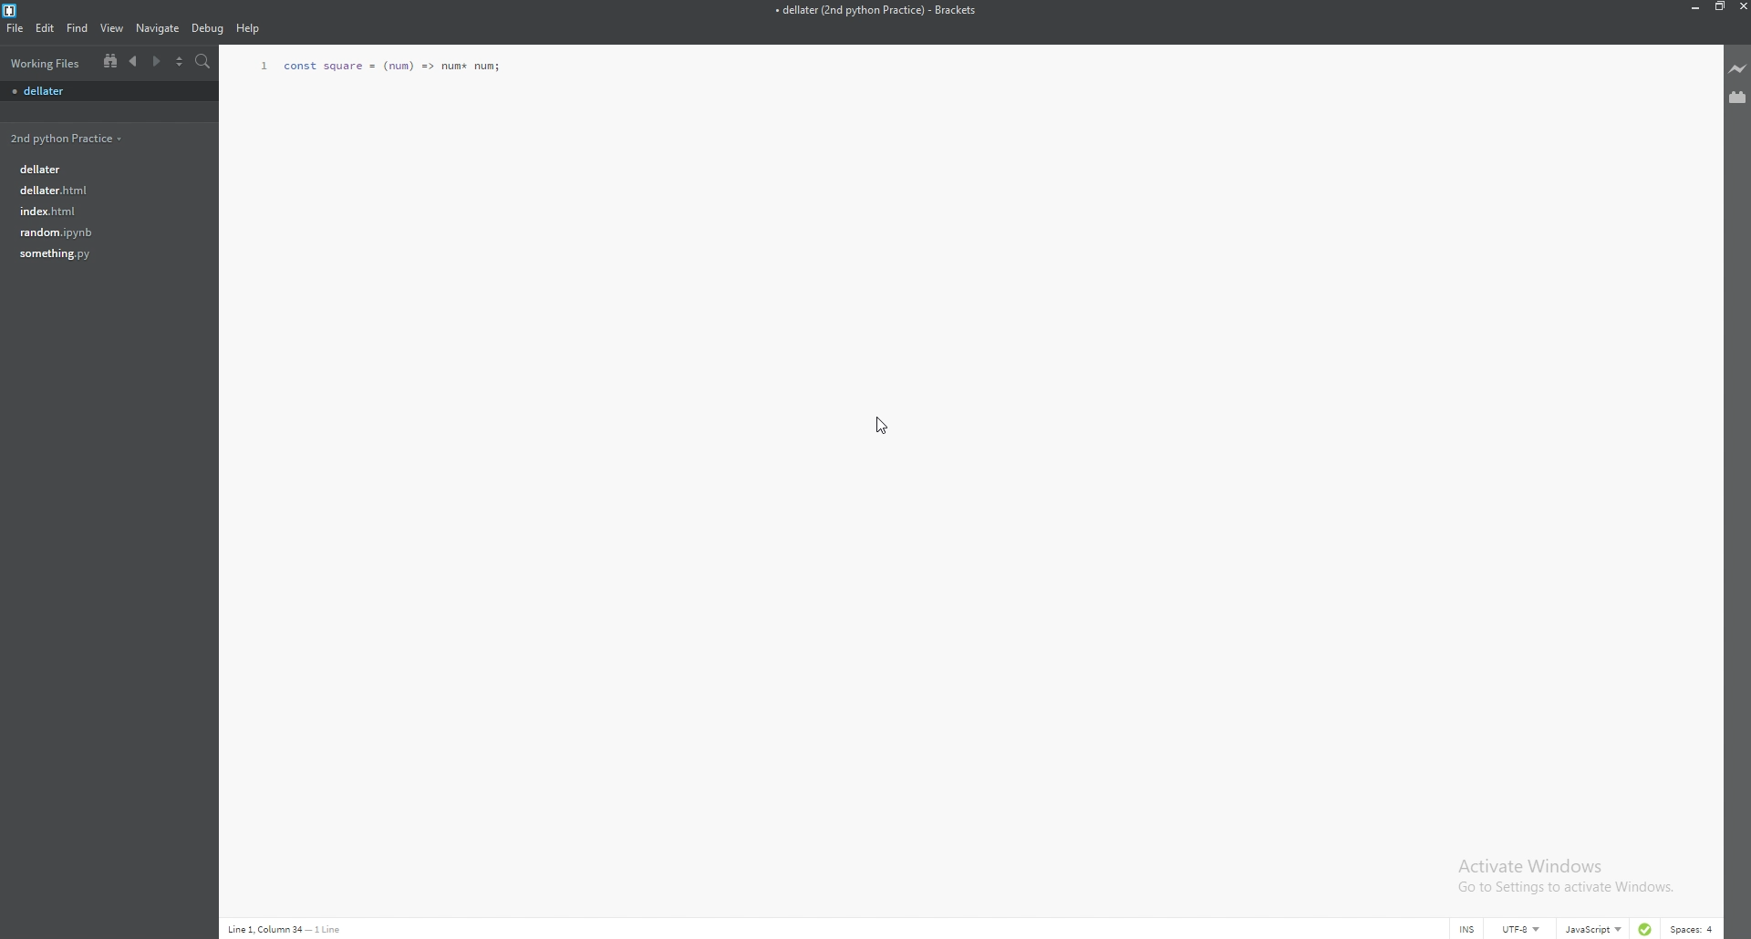 This screenshot has width=1751, height=939. I want to click on Help, so click(245, 28).